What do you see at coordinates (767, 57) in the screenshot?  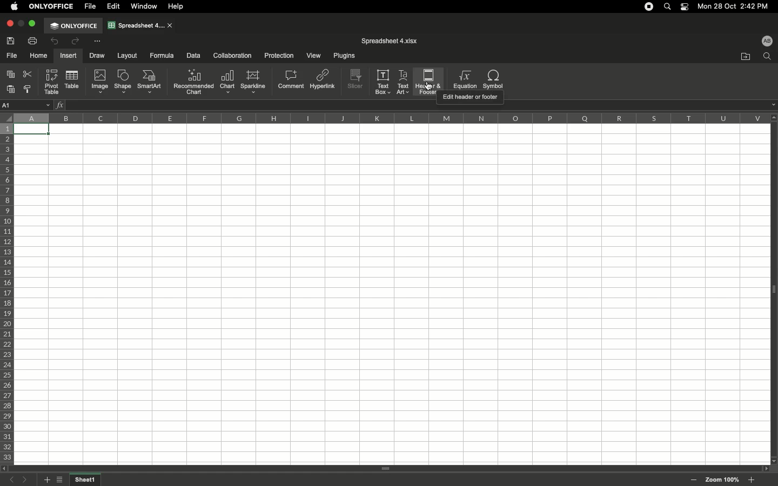 I see `Find` at bounding box center [767, 57].